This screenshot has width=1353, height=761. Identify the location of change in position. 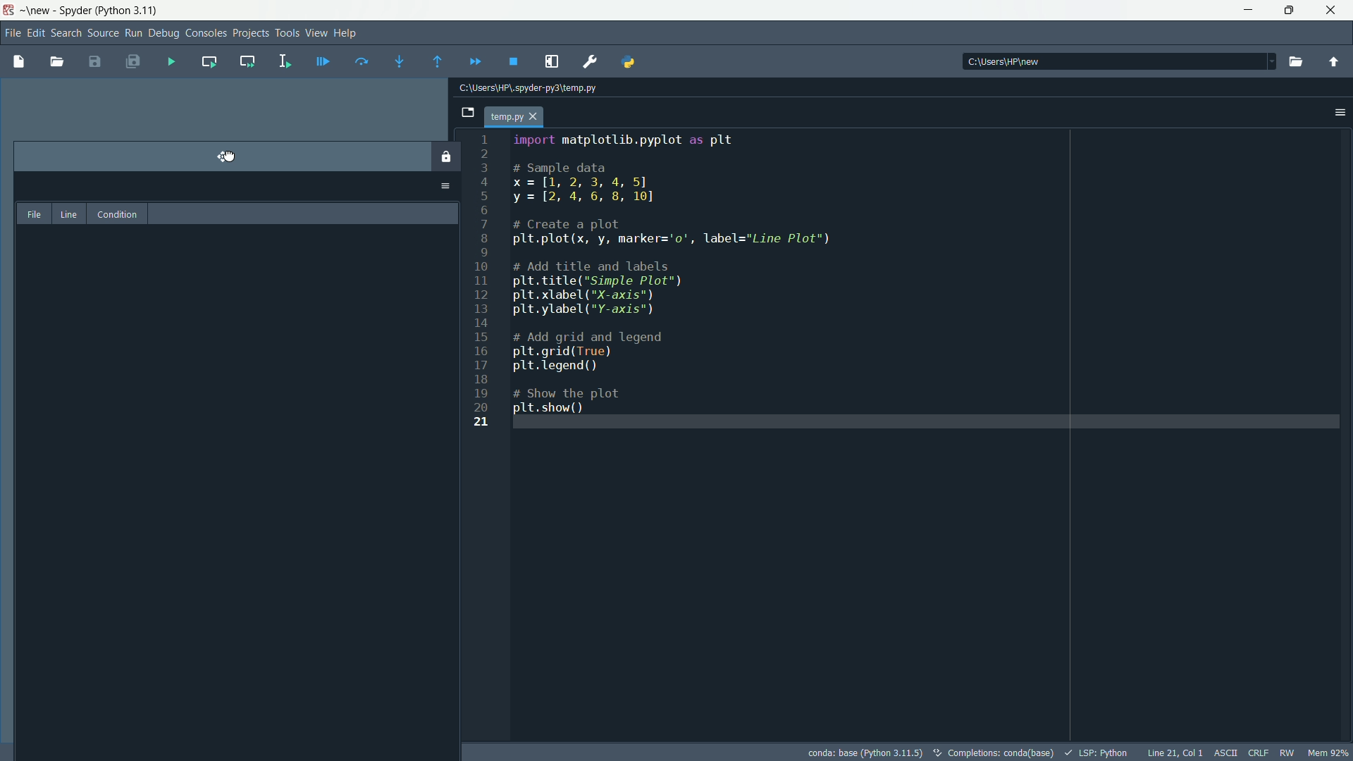
(236, 446).